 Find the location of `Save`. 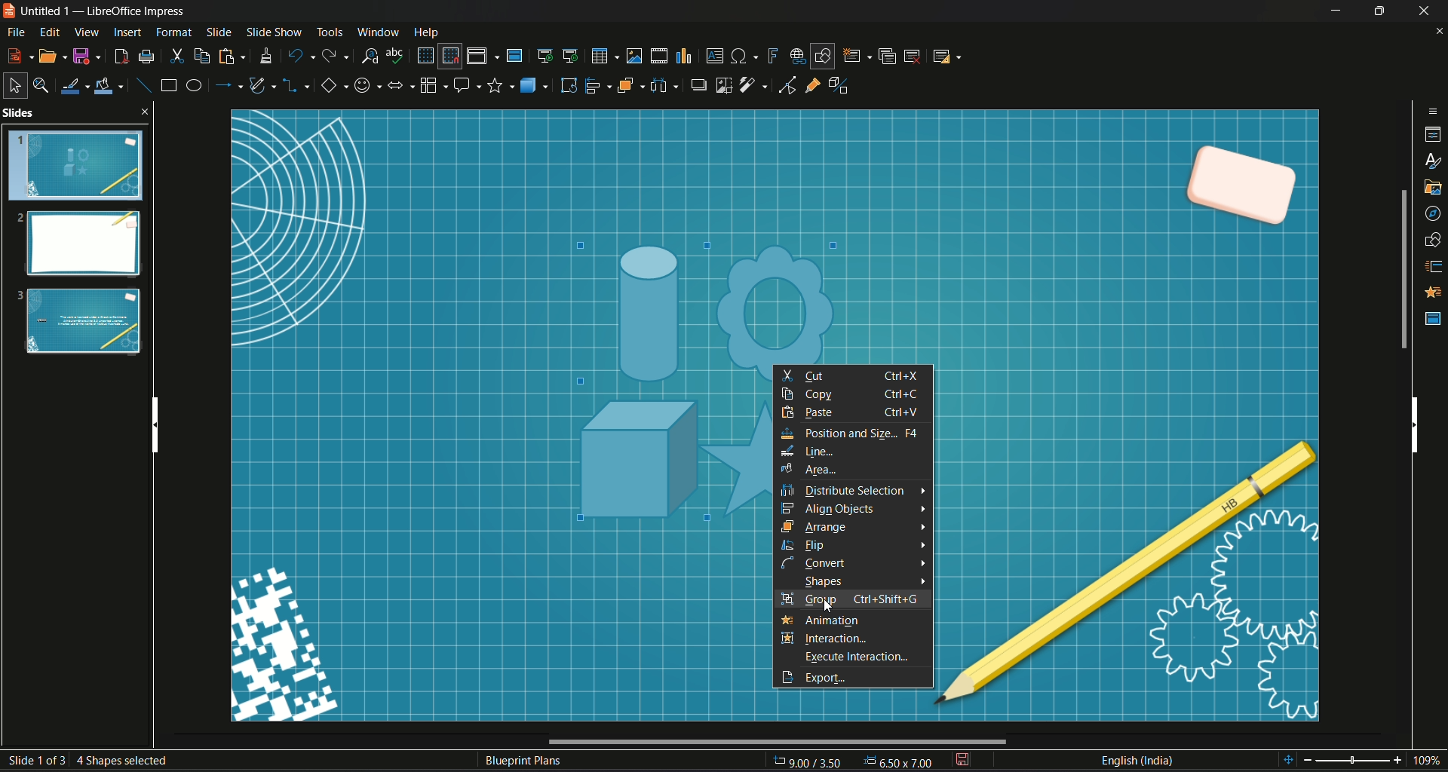

Save is located at coordinates (87, 57).